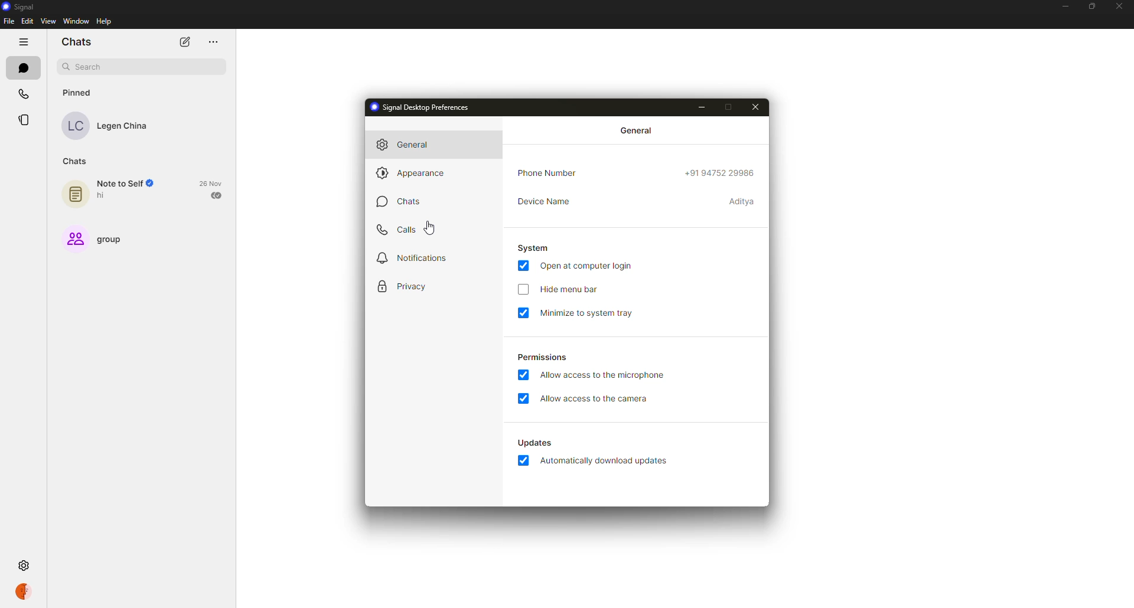  What do you see at coordinates (601, 313) in the screenshot?
I see `minimize to system tray` at bounding box center [601, 313].